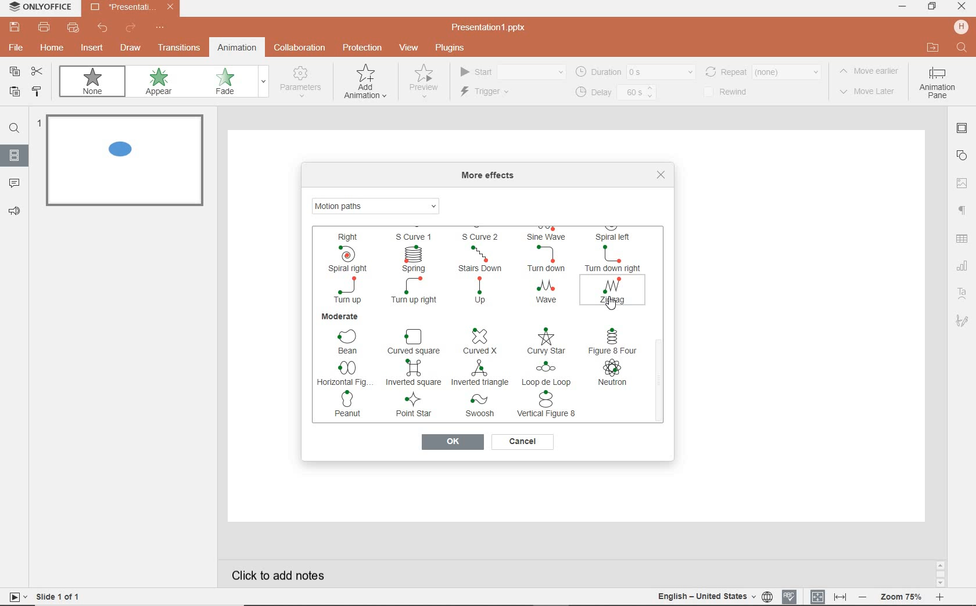 The image size is (976, 606). I want to click on curvy star, so click(547, 341).